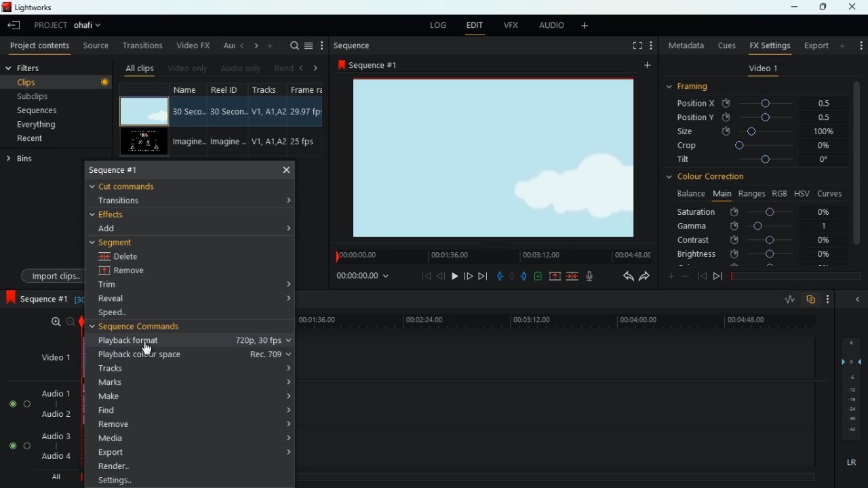 The image size is (868, 488). What do you see at coordinates (849, 390) in the screenshot?
I see `layers` at bounding box center [849, 390].